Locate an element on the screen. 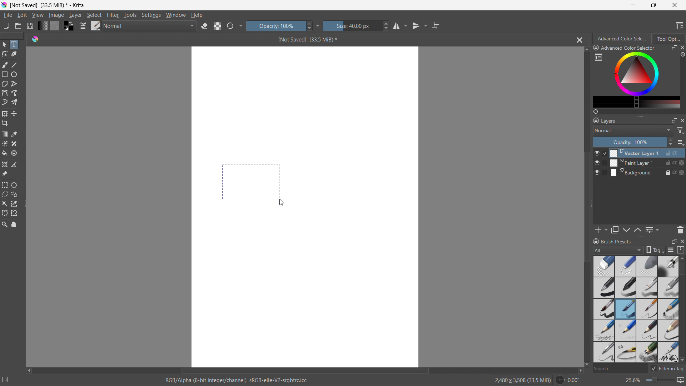 This screenshot has height=386, width=686. fill pattern is located at coordinates (55, 25).